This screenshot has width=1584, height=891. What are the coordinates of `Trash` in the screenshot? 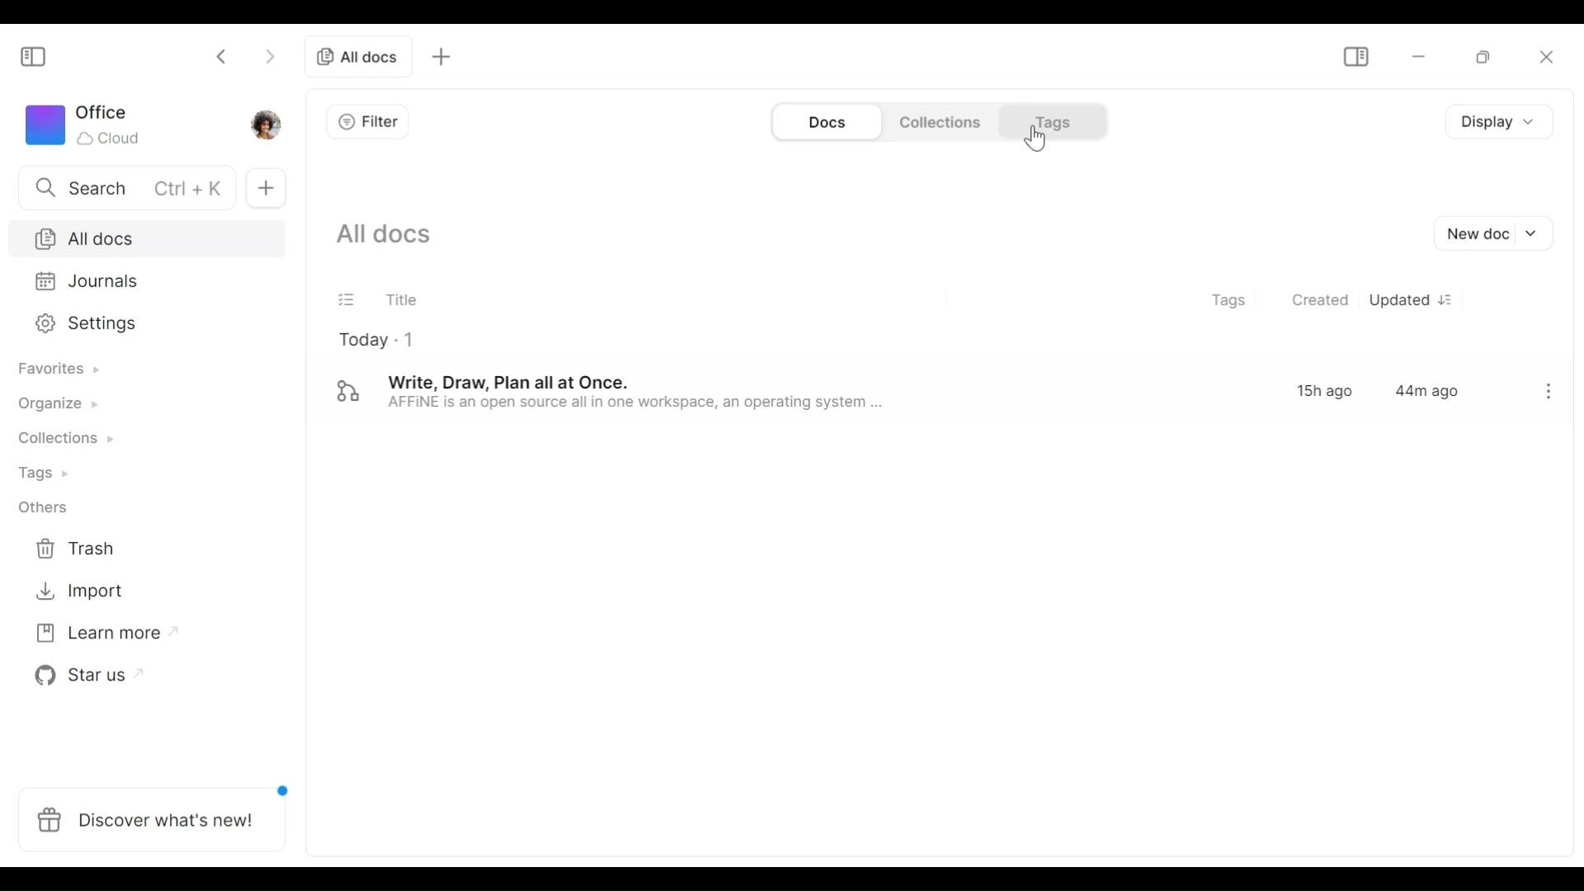 It's located at (87, 548).